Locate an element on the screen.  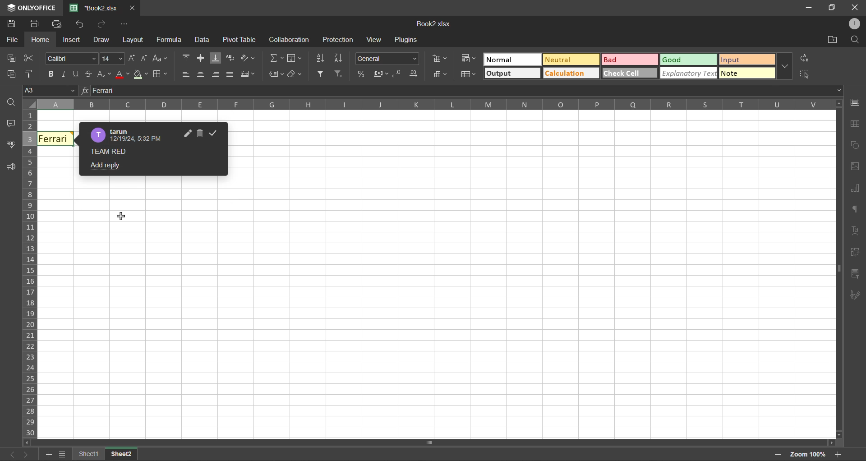
previous is located at coordinates (10, 456).